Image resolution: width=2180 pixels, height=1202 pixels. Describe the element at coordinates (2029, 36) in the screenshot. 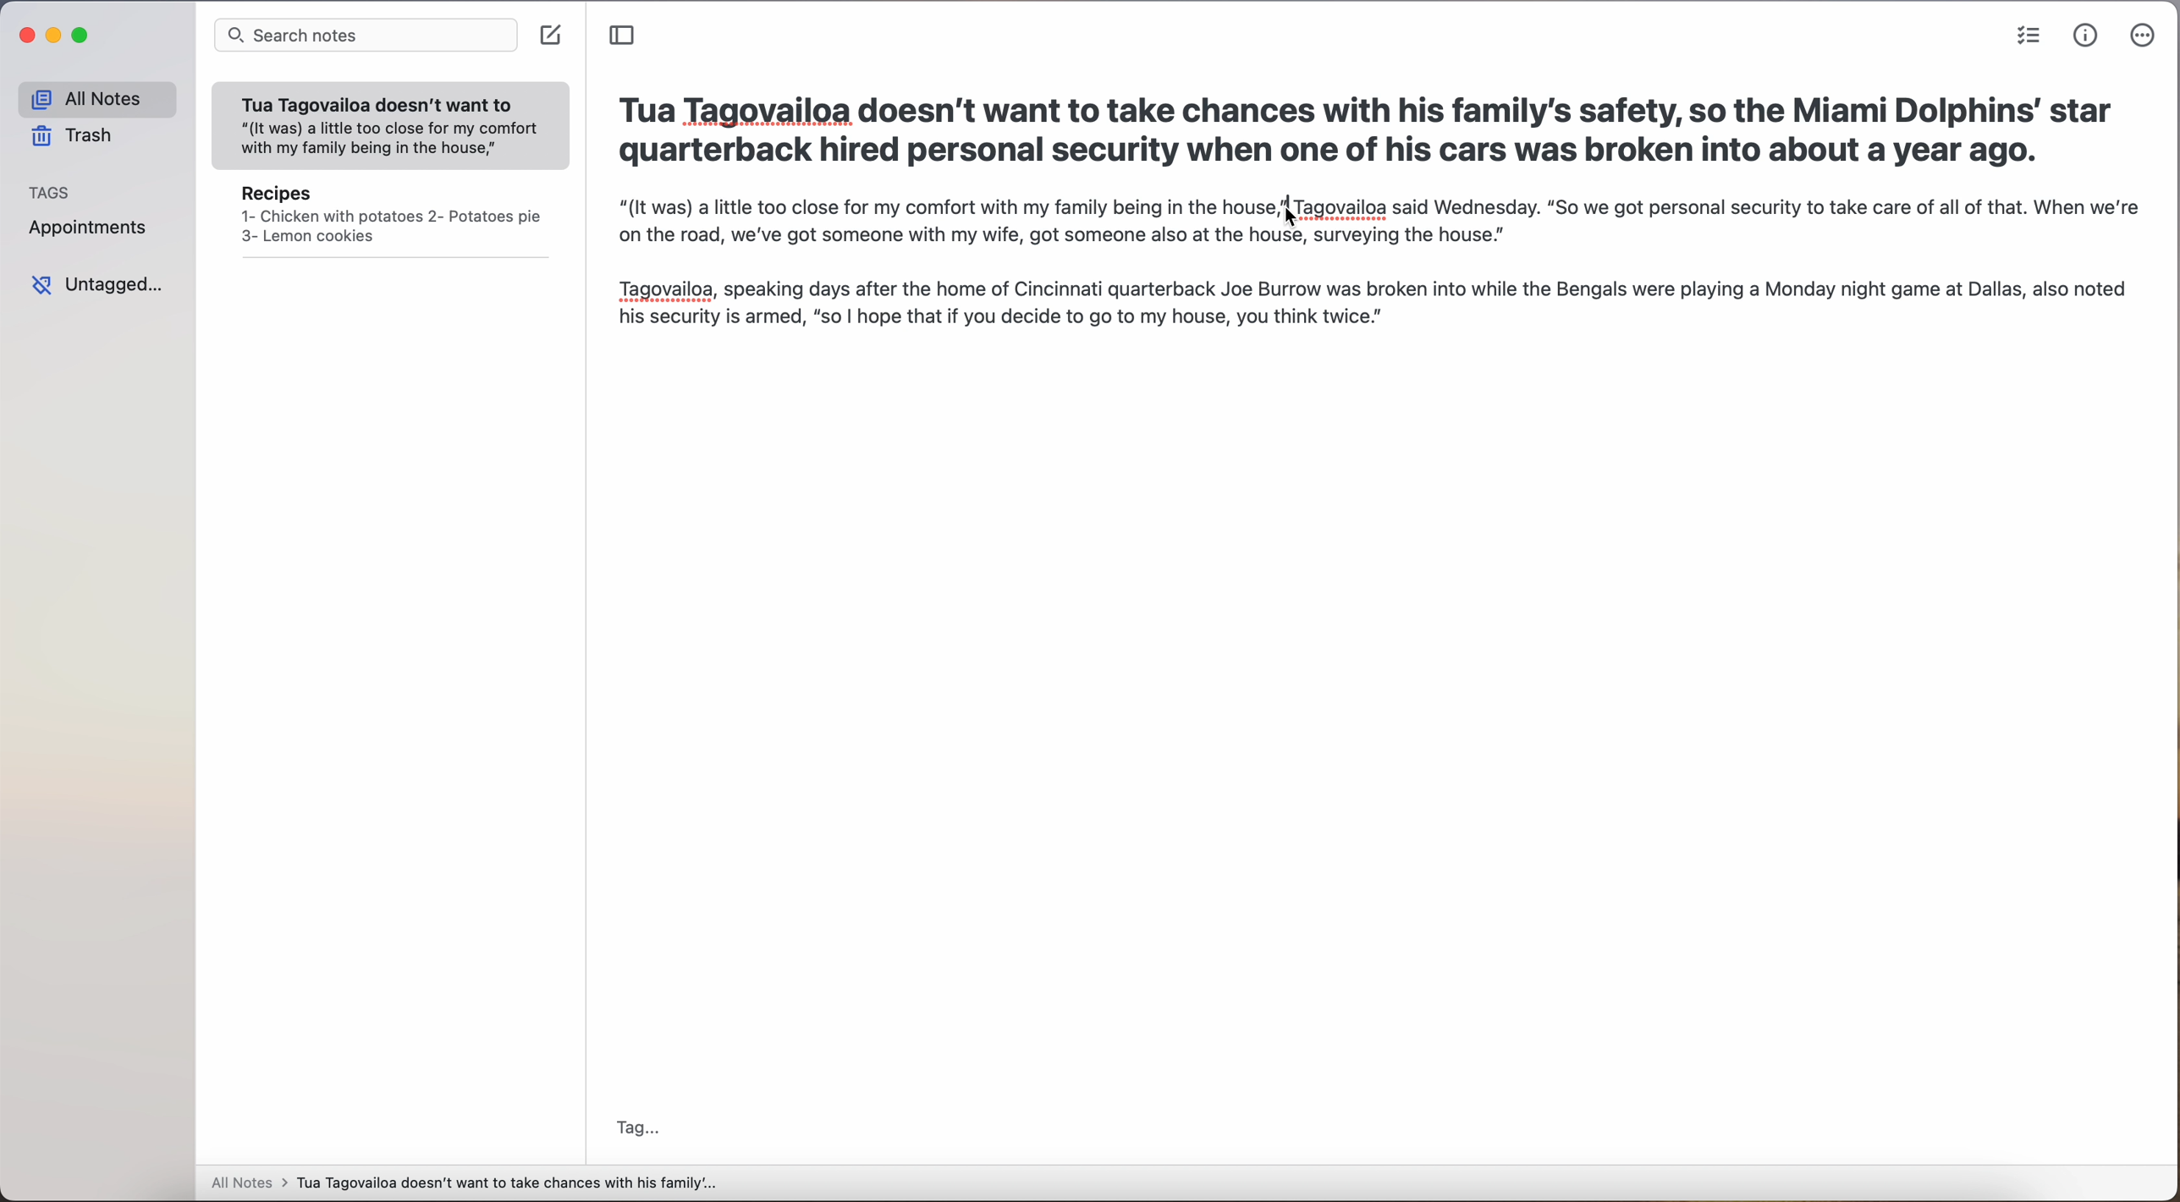

I see `check list` at that location.